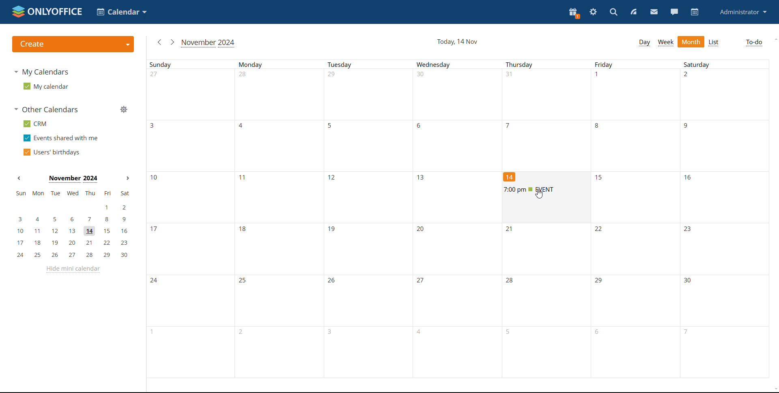 The width and height of the screenshot is (779, 393). What do you see at coordinates (35, 124) in the screenshot?
I see `crm` at bounding box center [35, 124].